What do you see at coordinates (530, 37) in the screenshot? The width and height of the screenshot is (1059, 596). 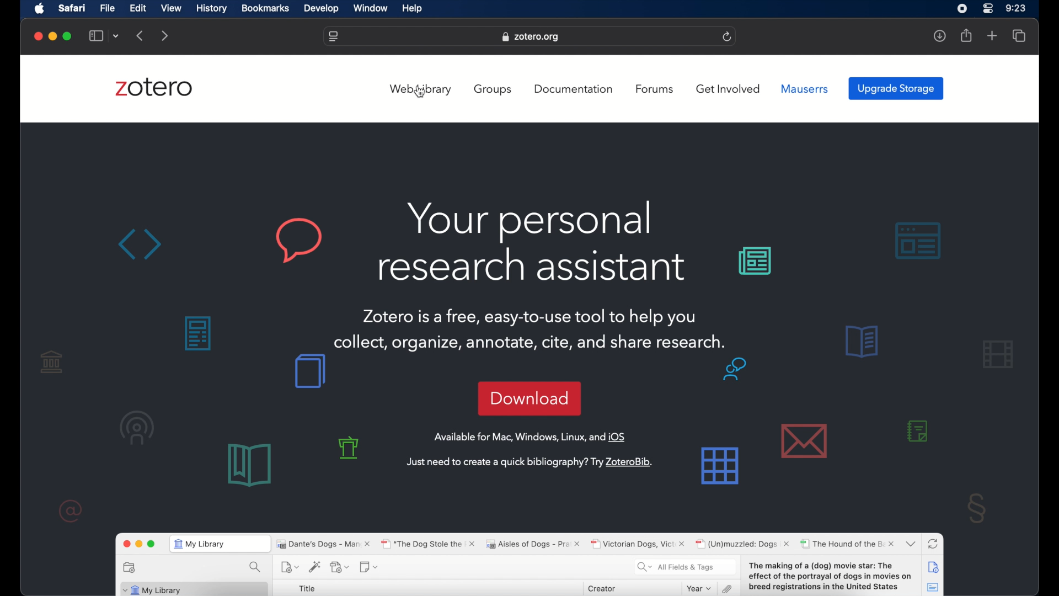 I see `website address` at bounding box center [530, 37].